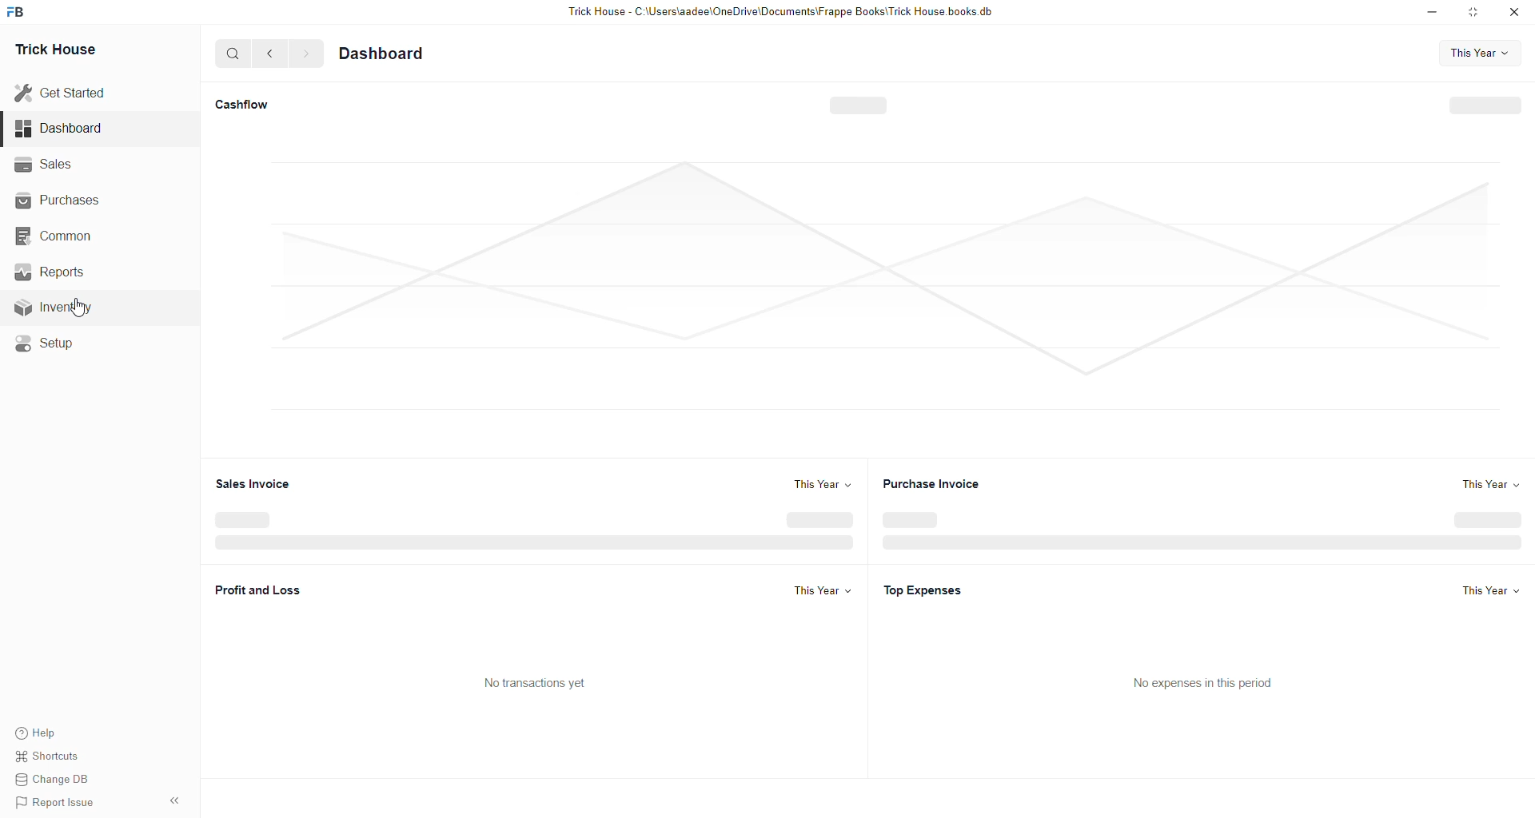  Describe the element at coordinates (398, 54) in the screenshot. I see `Dashboard` at that location.